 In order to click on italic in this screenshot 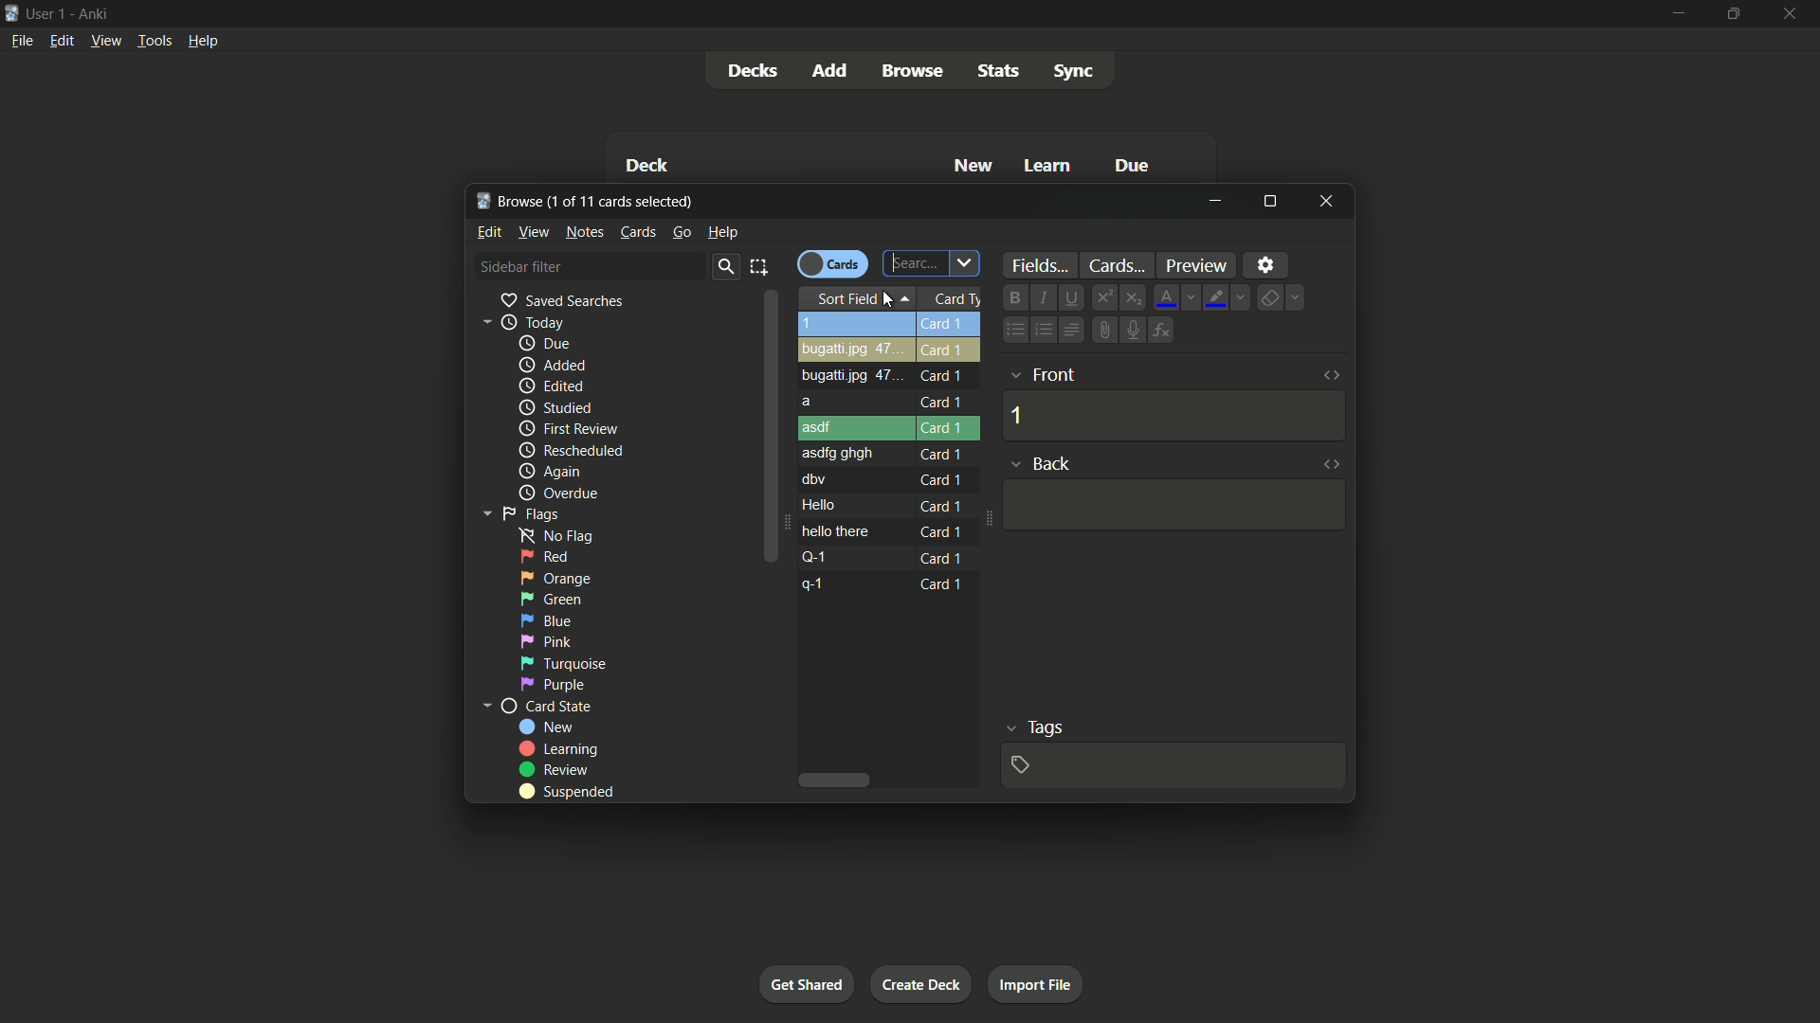, I will do `click(1041, 297)`.